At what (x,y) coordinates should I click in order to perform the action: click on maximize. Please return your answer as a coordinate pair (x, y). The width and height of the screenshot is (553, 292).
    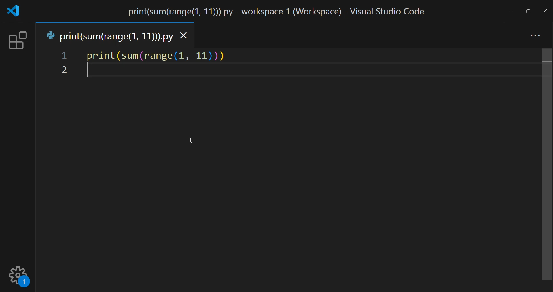
    Looking at the image, I should click on (529, 10).